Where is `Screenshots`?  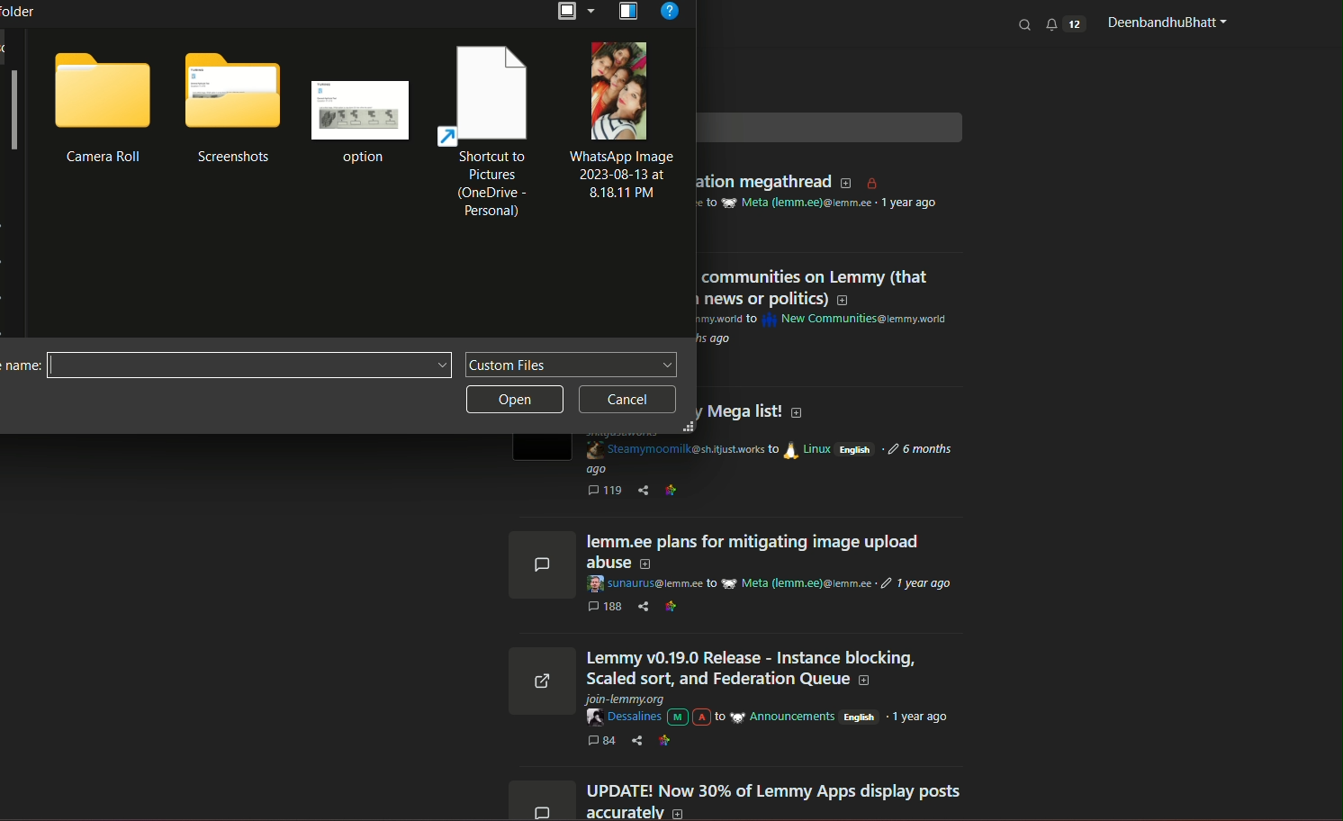
Screenshots is located at coordinates (233, 157).